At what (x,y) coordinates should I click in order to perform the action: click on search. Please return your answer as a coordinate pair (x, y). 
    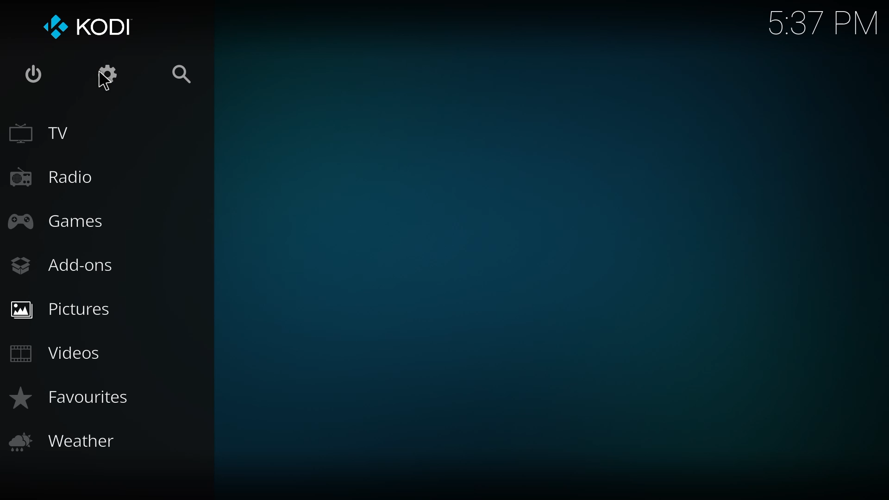
    Looking at the image, I should click on (182, 73).